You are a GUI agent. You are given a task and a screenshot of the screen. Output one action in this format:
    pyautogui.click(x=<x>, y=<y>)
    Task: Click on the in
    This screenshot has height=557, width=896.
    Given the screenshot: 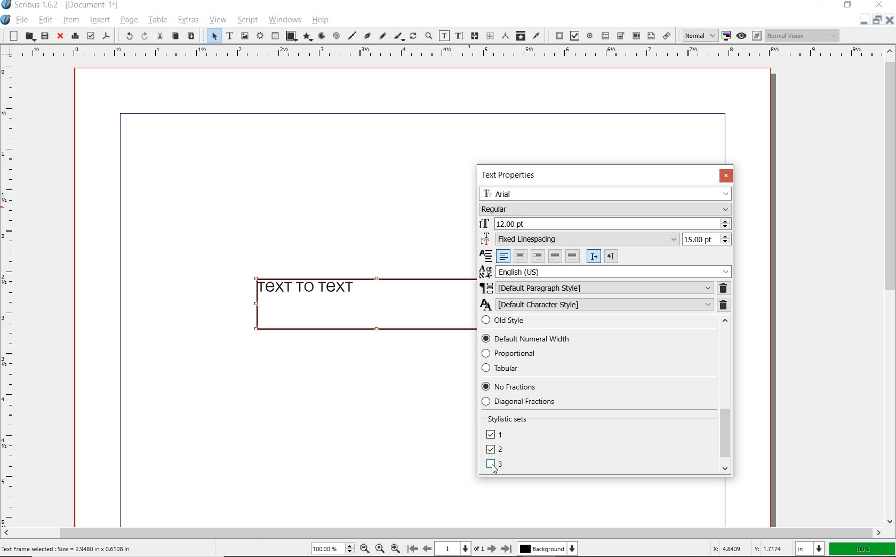 What is the action you would take?
    pyautogui.click(x=811, y=548)
    